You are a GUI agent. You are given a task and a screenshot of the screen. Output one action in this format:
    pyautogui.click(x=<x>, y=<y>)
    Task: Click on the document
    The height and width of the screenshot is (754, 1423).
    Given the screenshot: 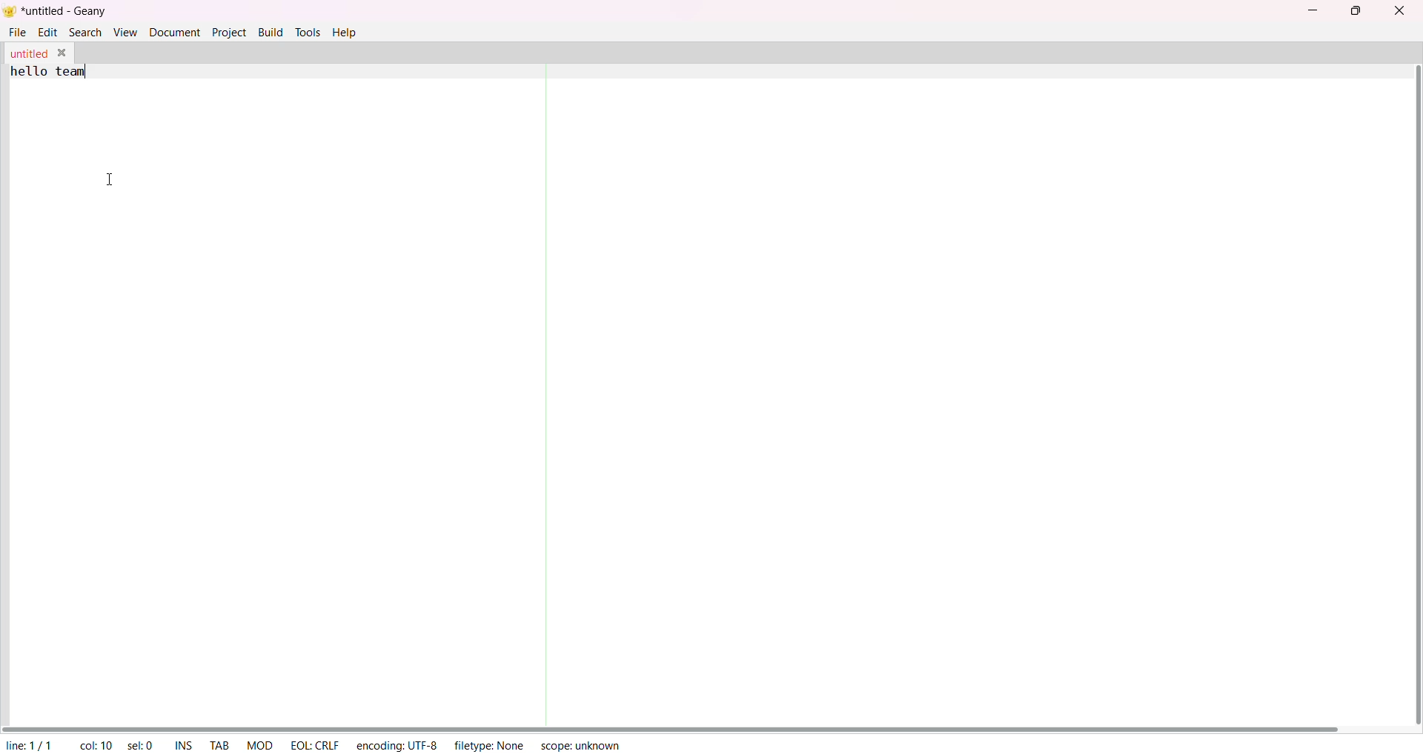 What is the action you would take?
    pyautogui.click(x=174, y=31)
    